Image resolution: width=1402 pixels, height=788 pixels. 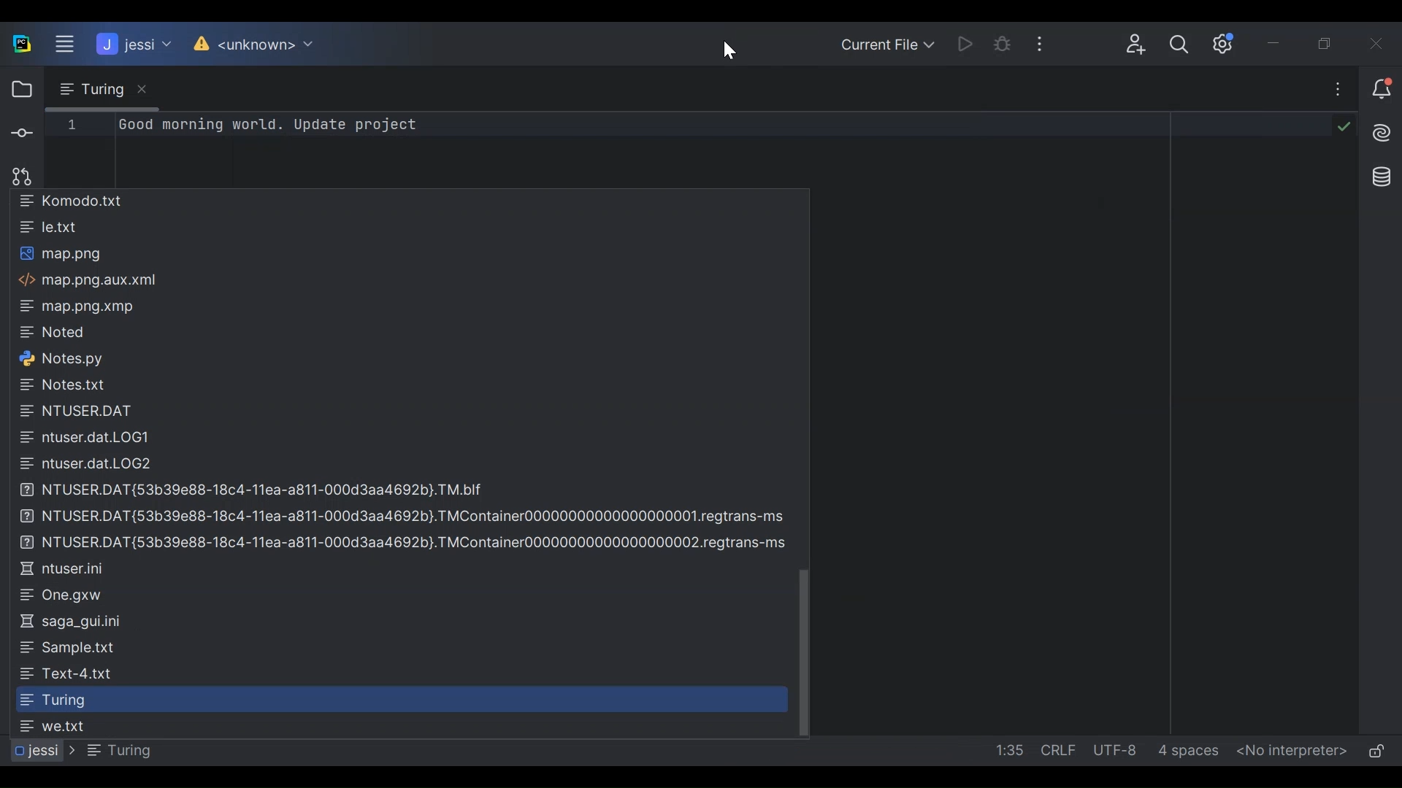 I want to click on 1:35, so click(x=1007, y=751).